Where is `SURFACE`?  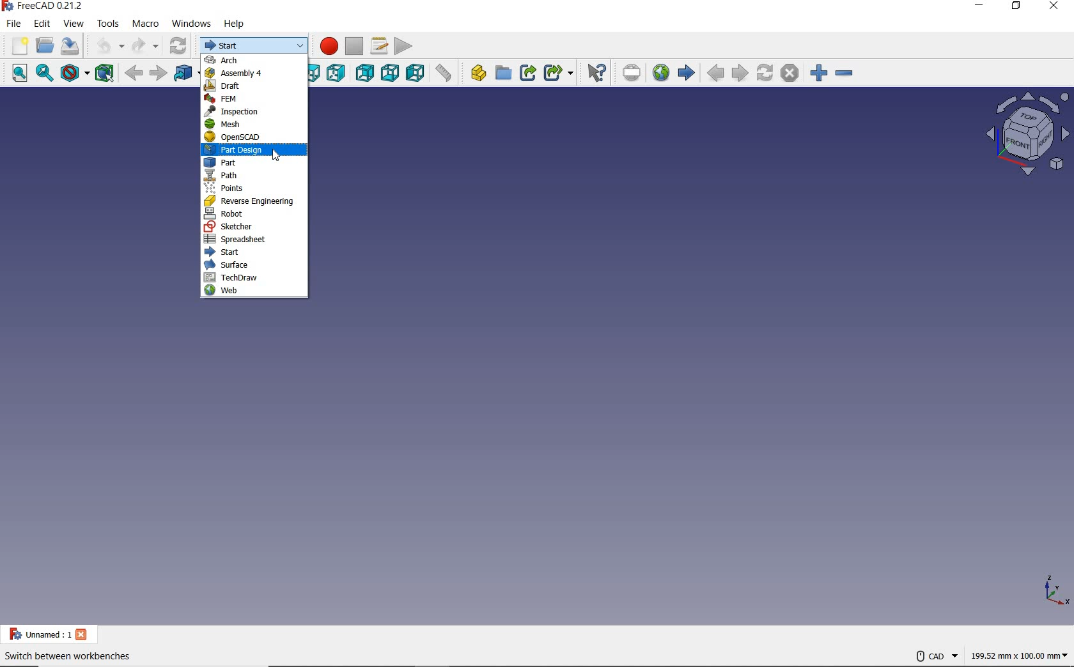 SURFACE is located at coordinates (255, 266).